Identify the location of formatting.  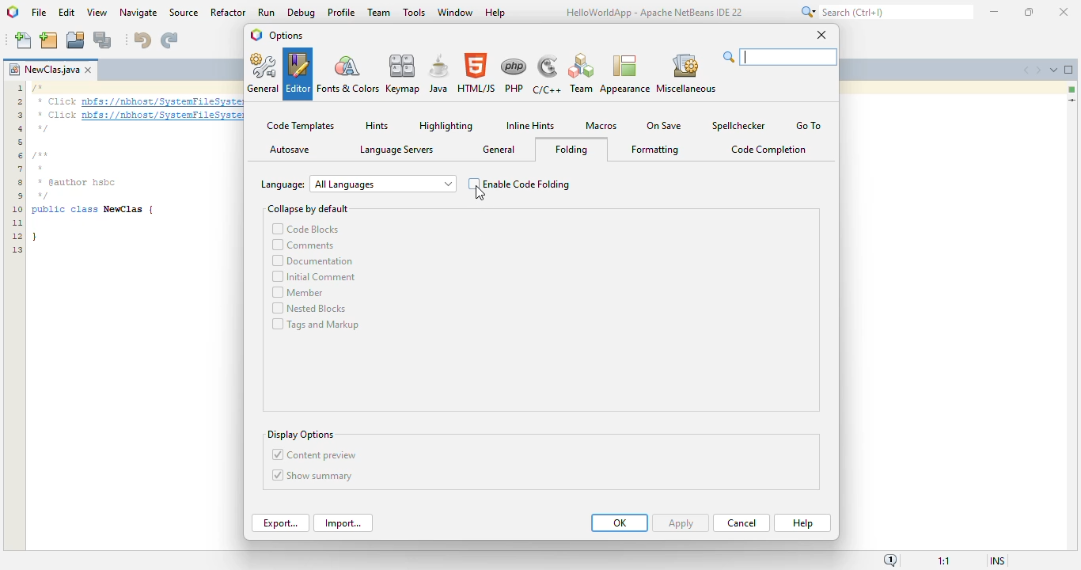
(656, 150).